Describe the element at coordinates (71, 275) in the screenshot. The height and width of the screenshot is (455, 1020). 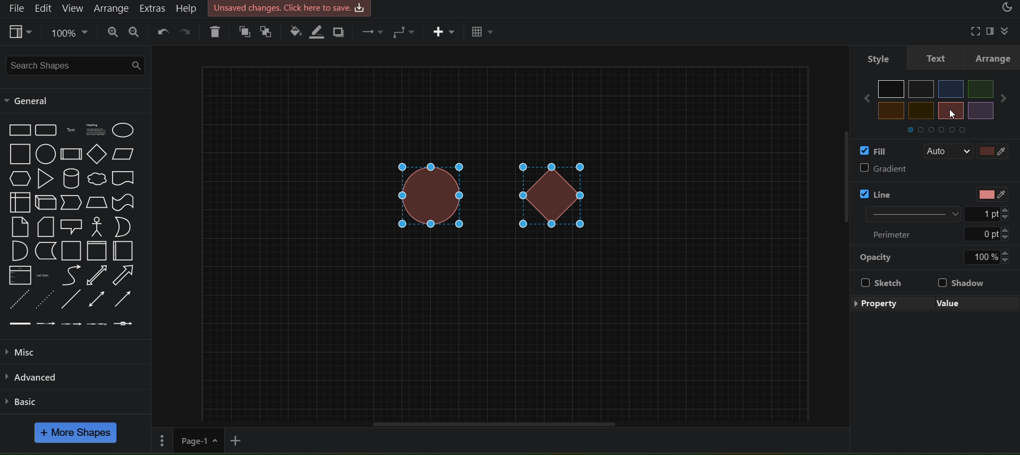
I see `Curve` at that location.